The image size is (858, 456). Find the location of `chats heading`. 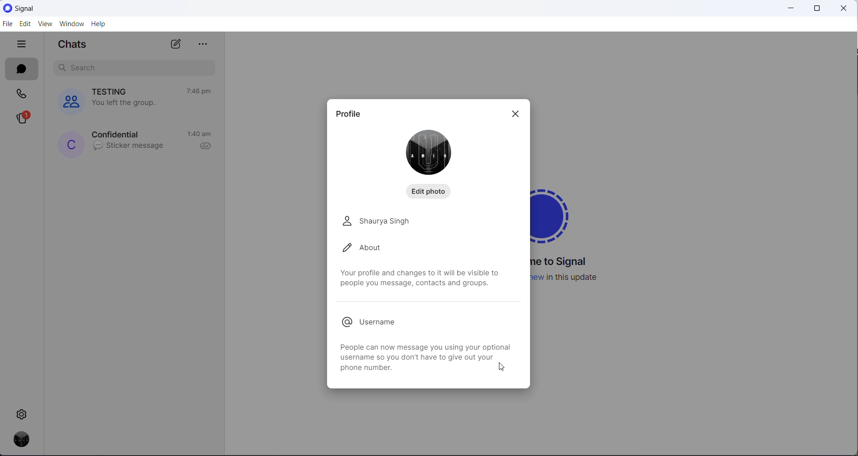

chats heading is located at coordinates (76, 46).